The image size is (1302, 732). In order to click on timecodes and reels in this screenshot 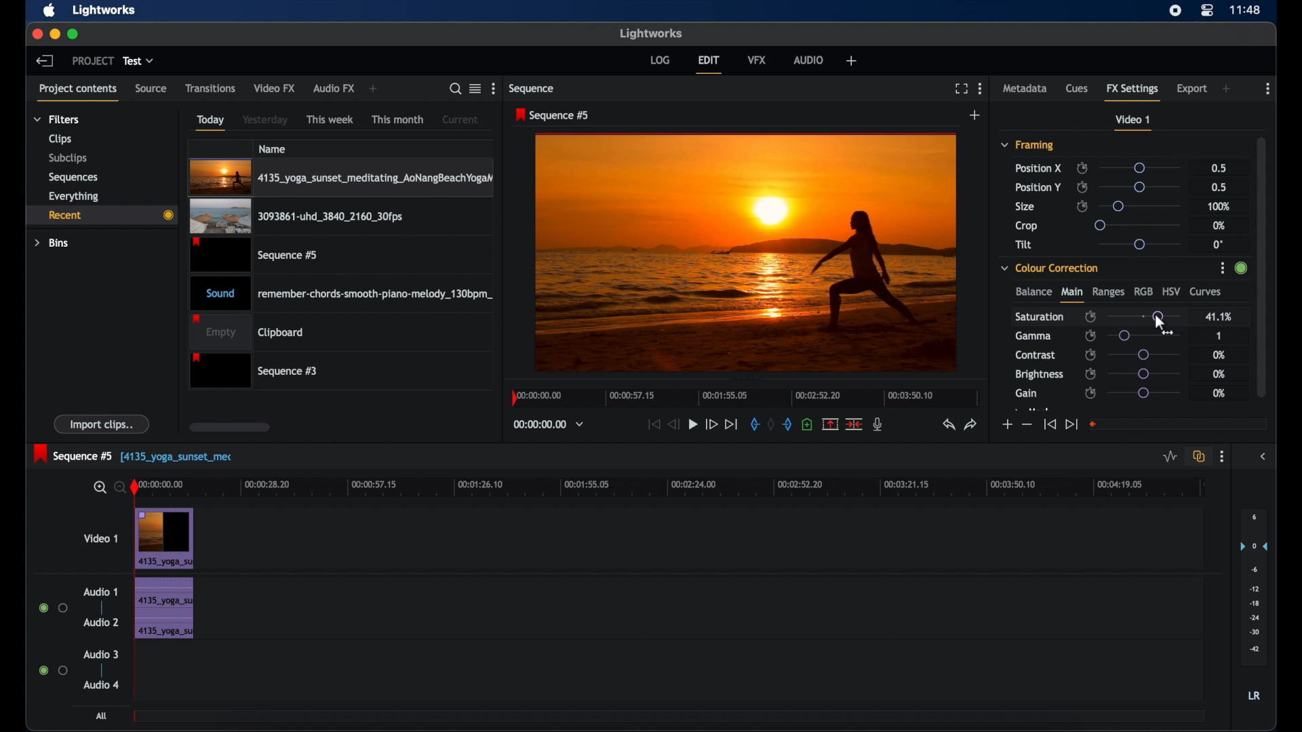, I will do `click(549, 425)`.